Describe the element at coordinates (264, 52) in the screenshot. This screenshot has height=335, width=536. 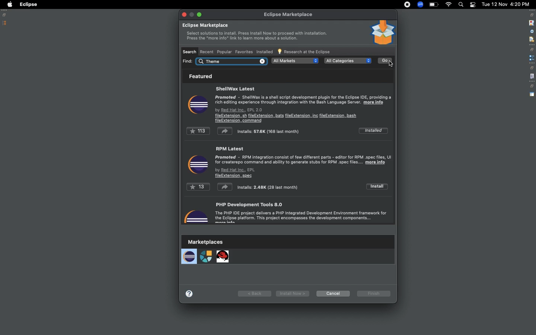
I see `Installed` at that location.